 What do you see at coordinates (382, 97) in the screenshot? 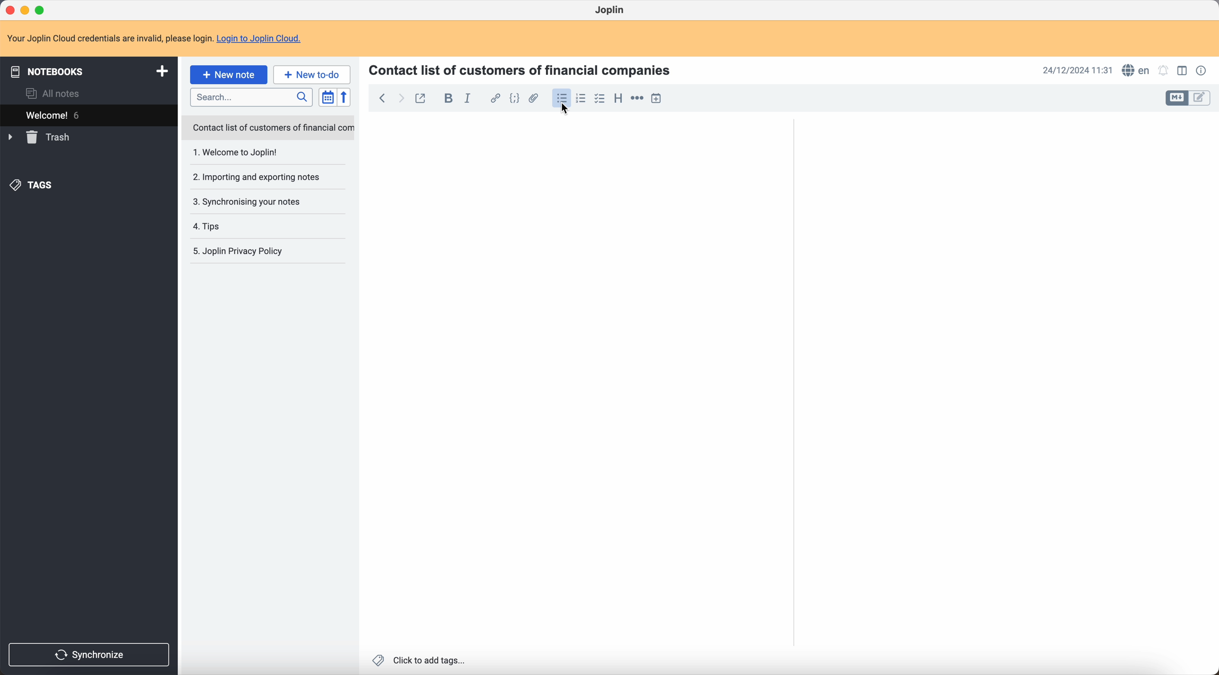
I see `back` at bounding box center [382, 97].